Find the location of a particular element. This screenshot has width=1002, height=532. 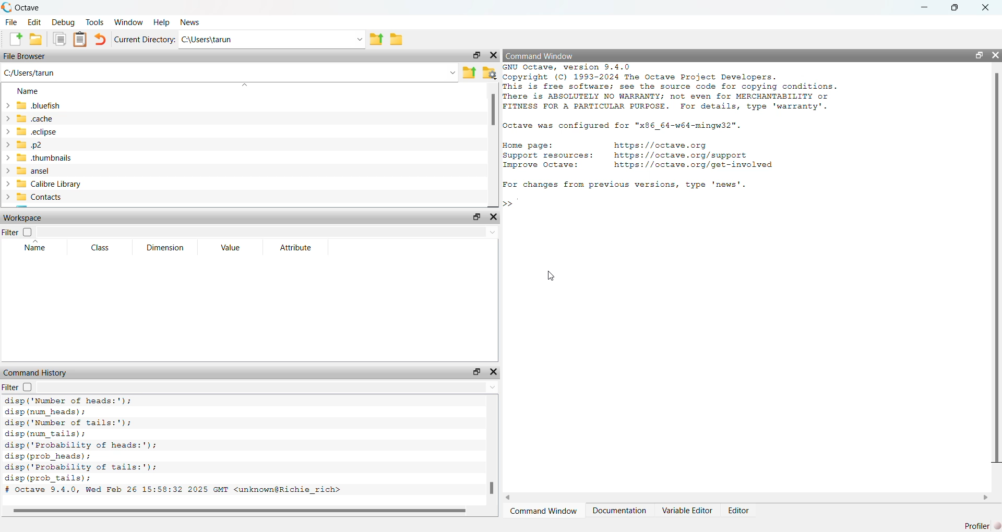

Undo is located at coordinates (101, 39).